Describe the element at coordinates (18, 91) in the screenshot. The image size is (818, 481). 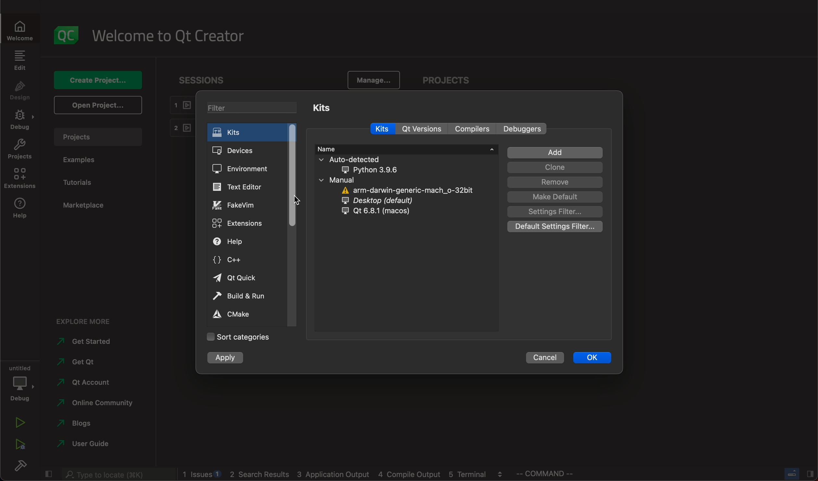
I see `design` at that location.